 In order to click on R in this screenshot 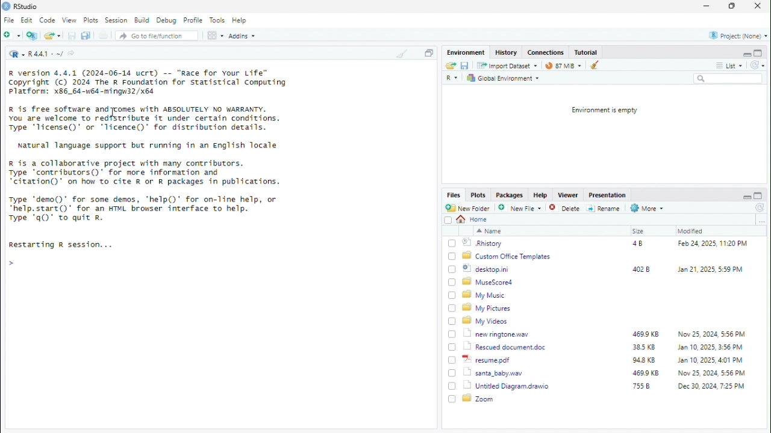, I will do `click(16, 54)`.